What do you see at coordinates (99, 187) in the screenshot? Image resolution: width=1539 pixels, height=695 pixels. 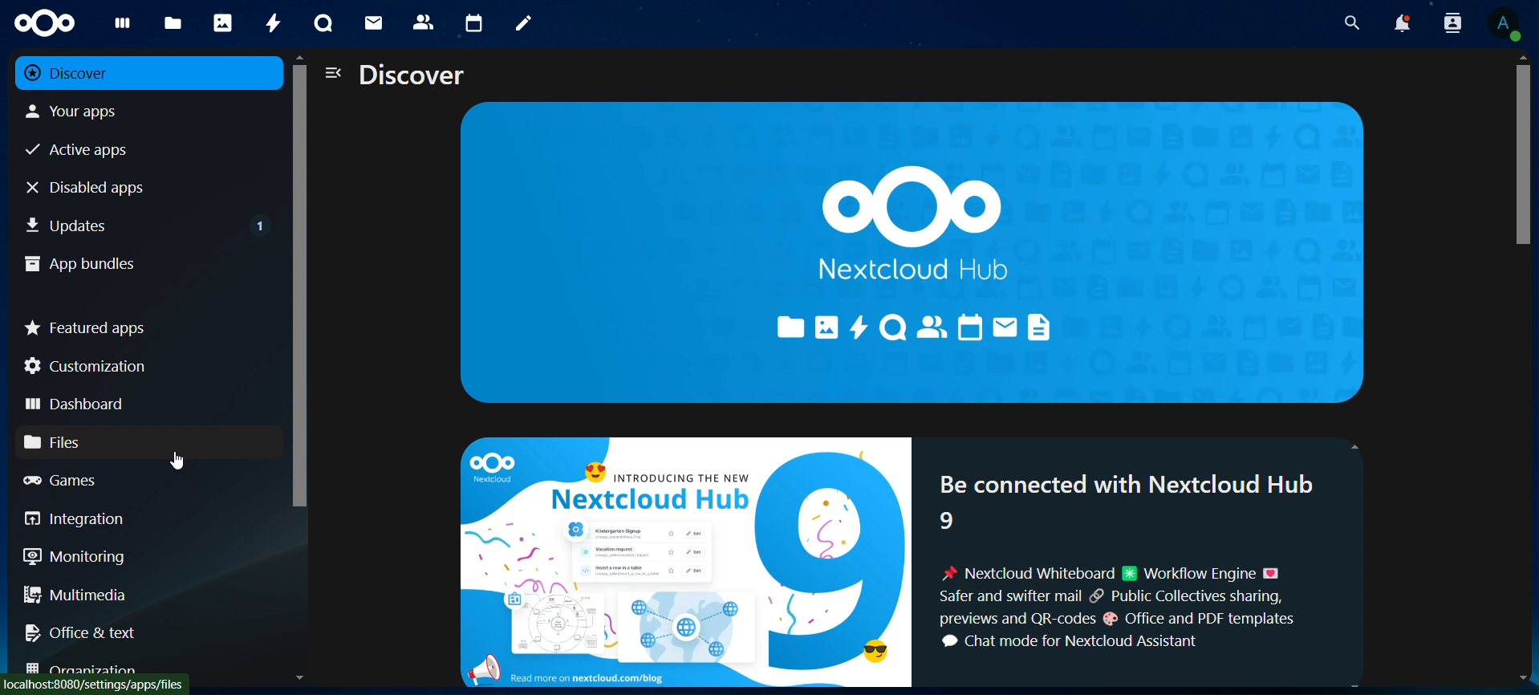 I see `disabled apps` at bounding box center [99, 187].